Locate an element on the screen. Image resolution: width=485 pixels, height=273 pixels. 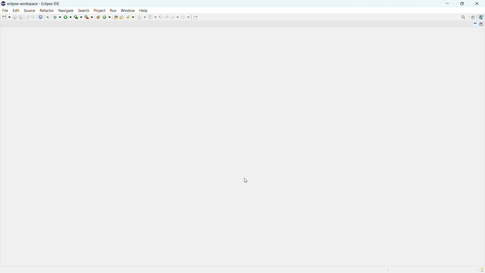
previous annotation is located at coordinates (152, 17).